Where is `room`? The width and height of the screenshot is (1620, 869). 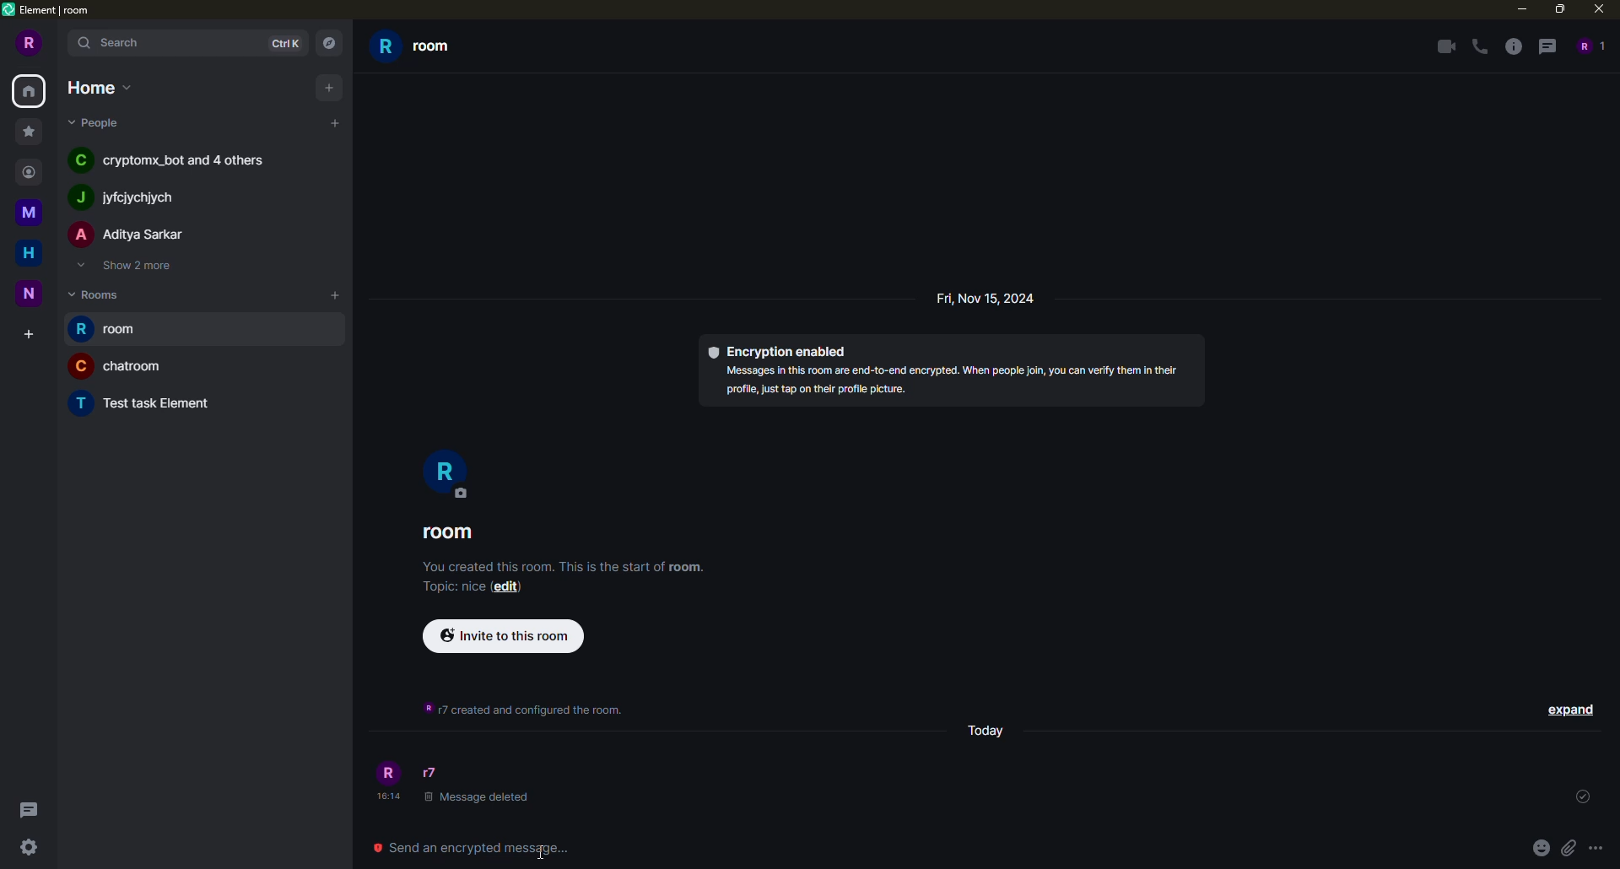
room is located at coordinates (452, 533).